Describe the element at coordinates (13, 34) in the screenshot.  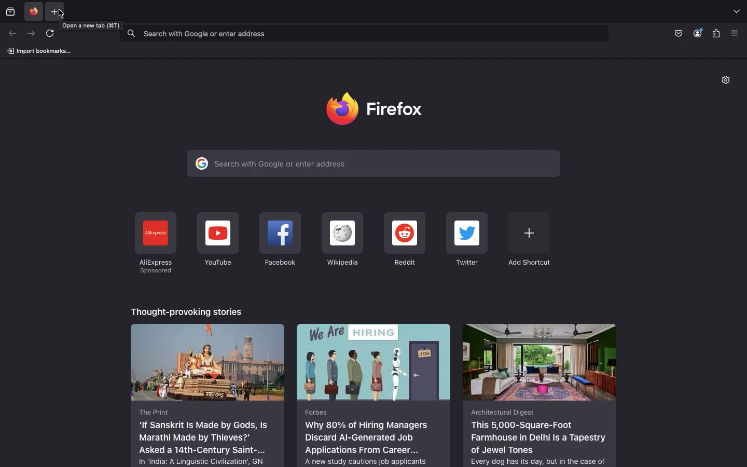
I see `Previous page` at that location.